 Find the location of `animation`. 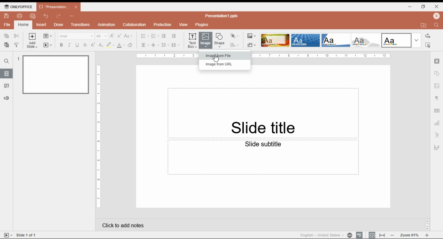

animation is located at coordinates (107, 25).